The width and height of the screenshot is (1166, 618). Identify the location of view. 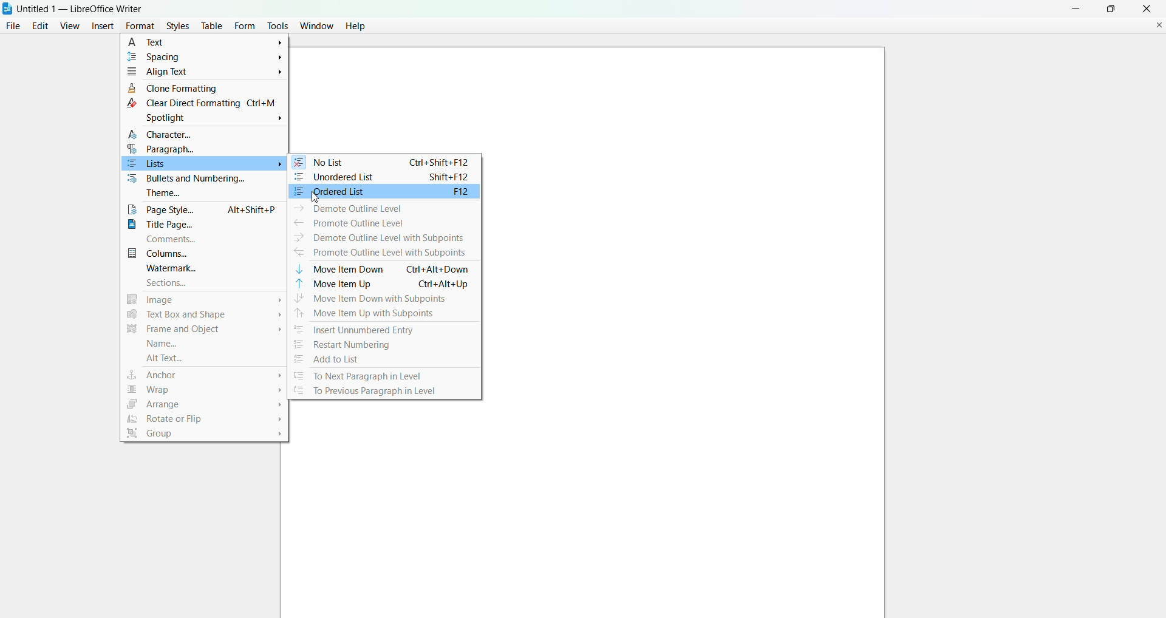
(70, 25).